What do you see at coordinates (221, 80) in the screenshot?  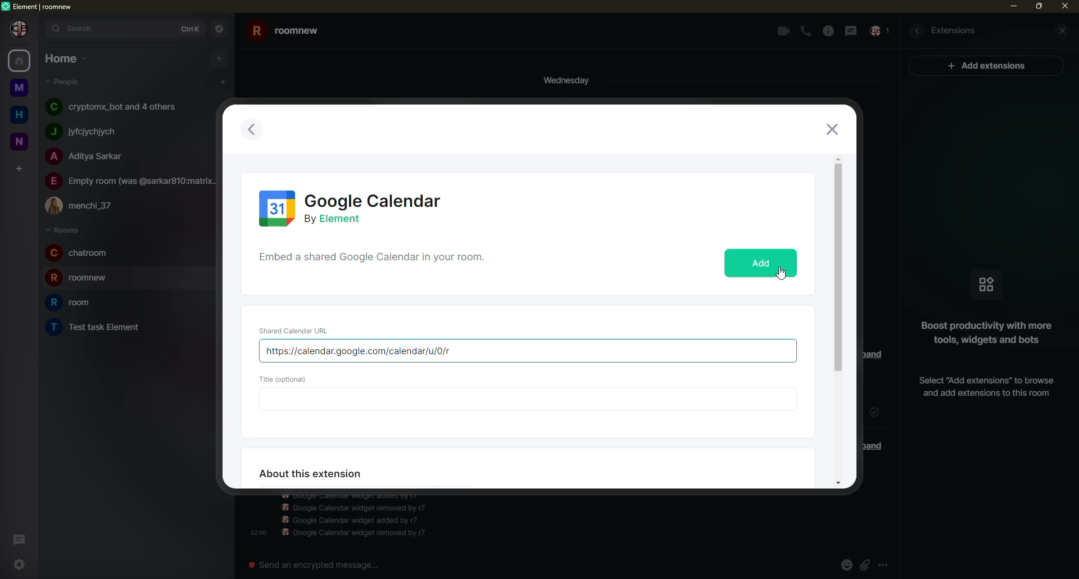 I see `add` at bounding box center [221, 80].